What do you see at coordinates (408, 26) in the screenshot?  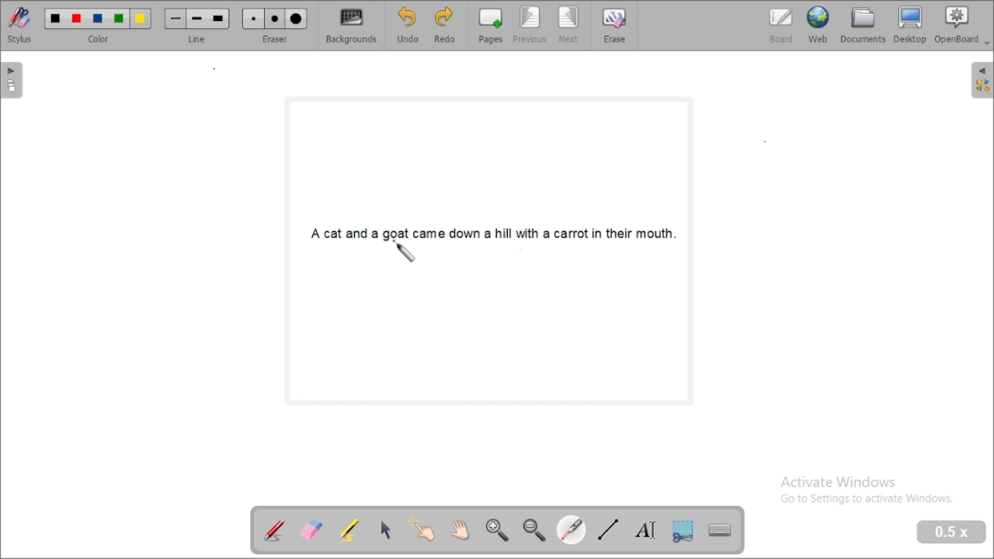 I see `undo` at bounding box center [408, 26].